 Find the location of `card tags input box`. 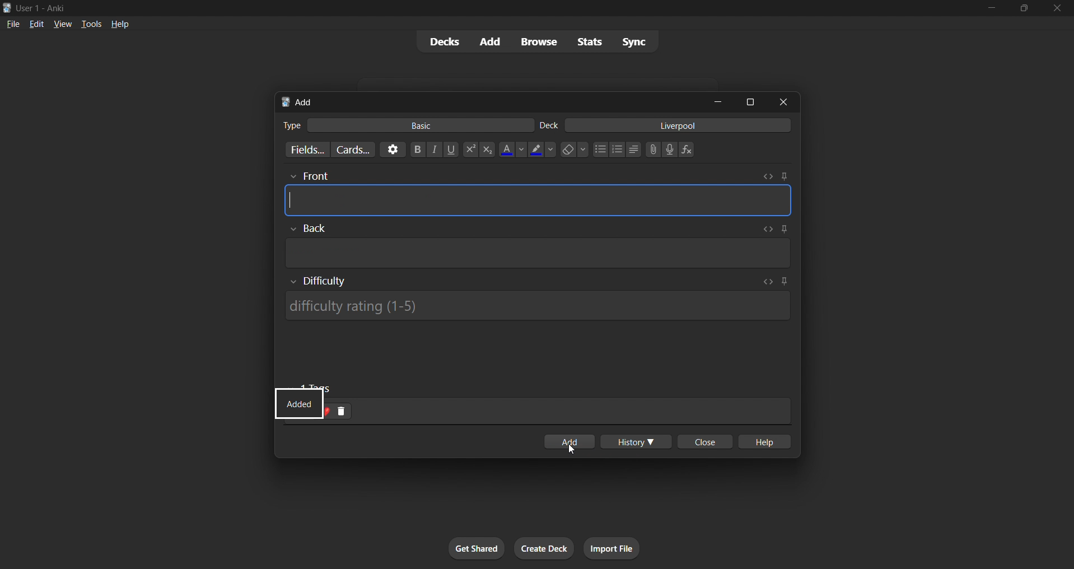

card tags input box is located at coordinates (562, 407).